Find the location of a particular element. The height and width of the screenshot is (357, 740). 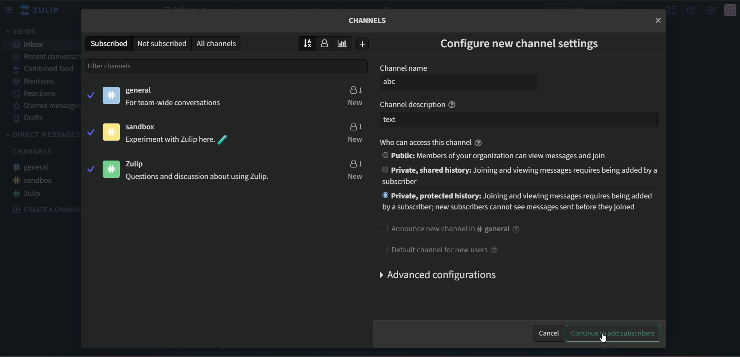

subscribed is located at coordinates (108, 43).